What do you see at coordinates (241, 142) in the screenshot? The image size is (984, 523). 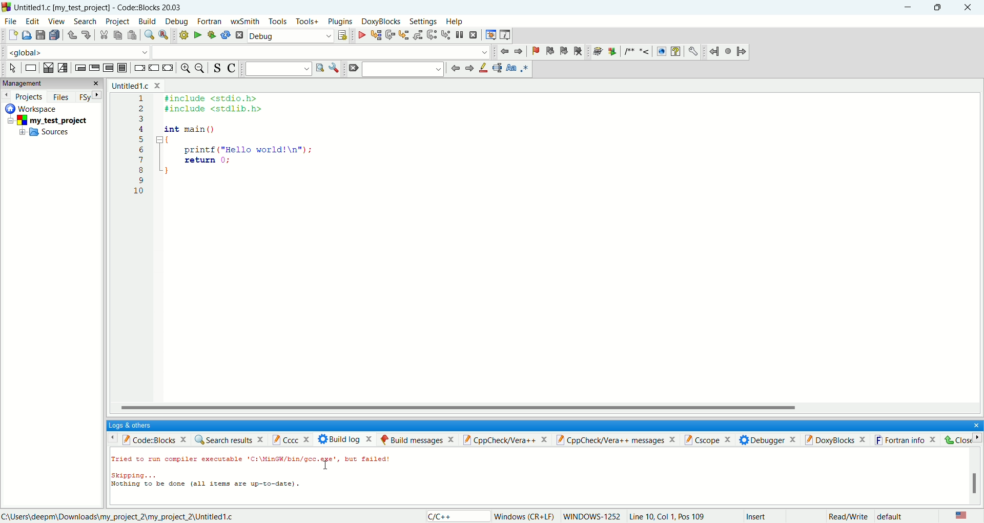 I see `code` at bounding box center [241, 142].